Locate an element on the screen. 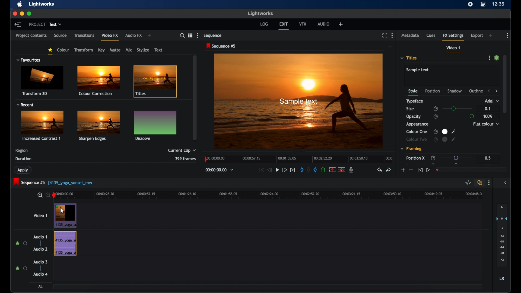 This screenshot has height=293, width=521. maximize is located at coordinates (30, 14).